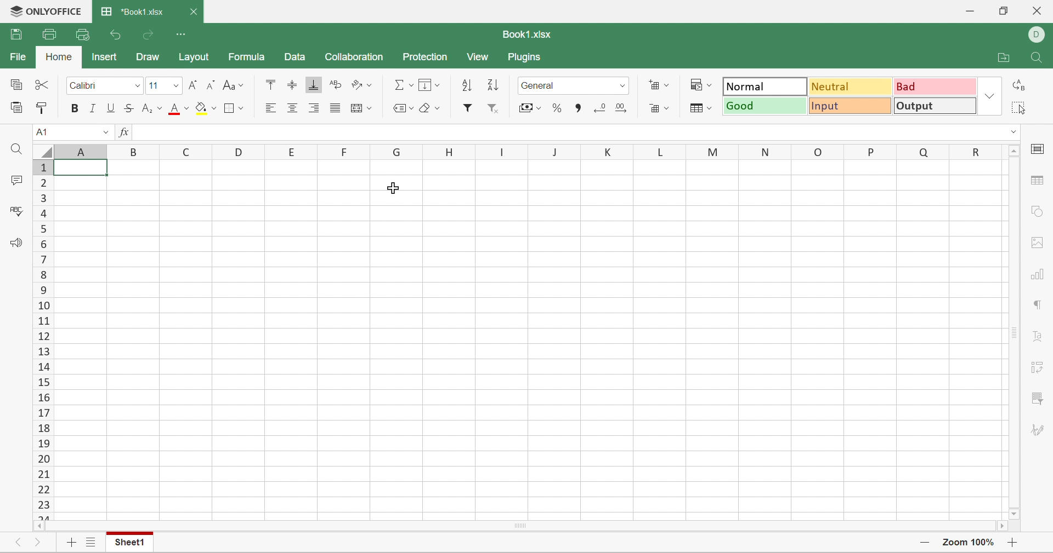  Describe the element at coordinates (188, 151) in the screenshot. I see `C` at that location.